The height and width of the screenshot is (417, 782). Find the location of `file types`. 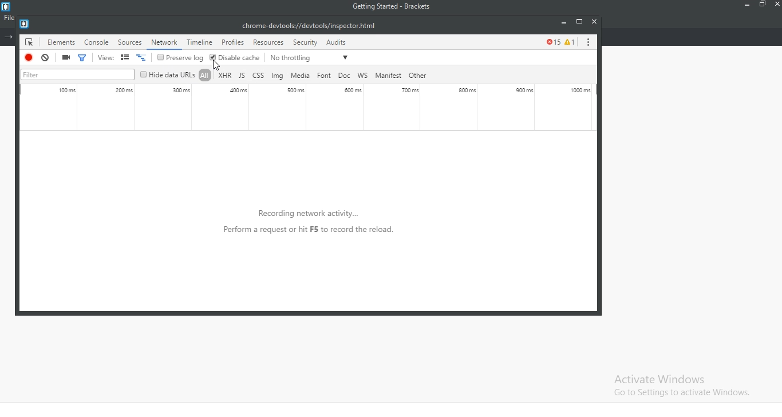

file types is located at coordinates (318, 75).